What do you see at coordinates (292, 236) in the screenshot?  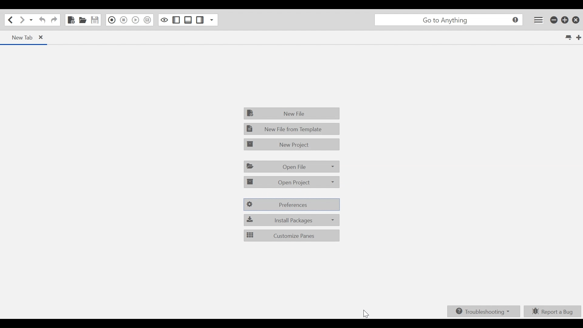 I see `Customize Panes` at bounding box center [292, 236].